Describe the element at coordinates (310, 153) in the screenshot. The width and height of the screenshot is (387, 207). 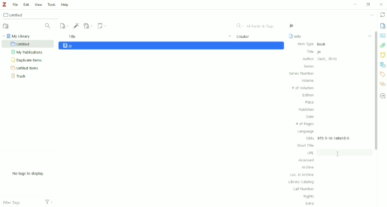
I see `URL` at that location.